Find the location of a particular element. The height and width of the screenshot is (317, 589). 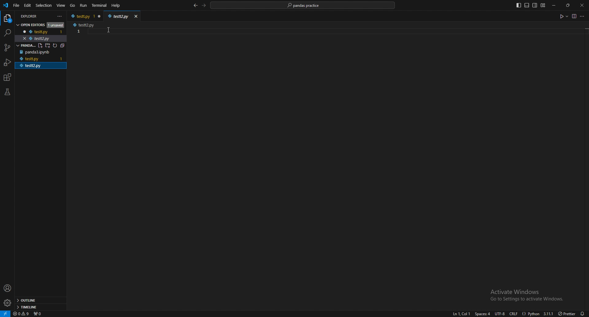

file window is located at coordinates (119, 15).